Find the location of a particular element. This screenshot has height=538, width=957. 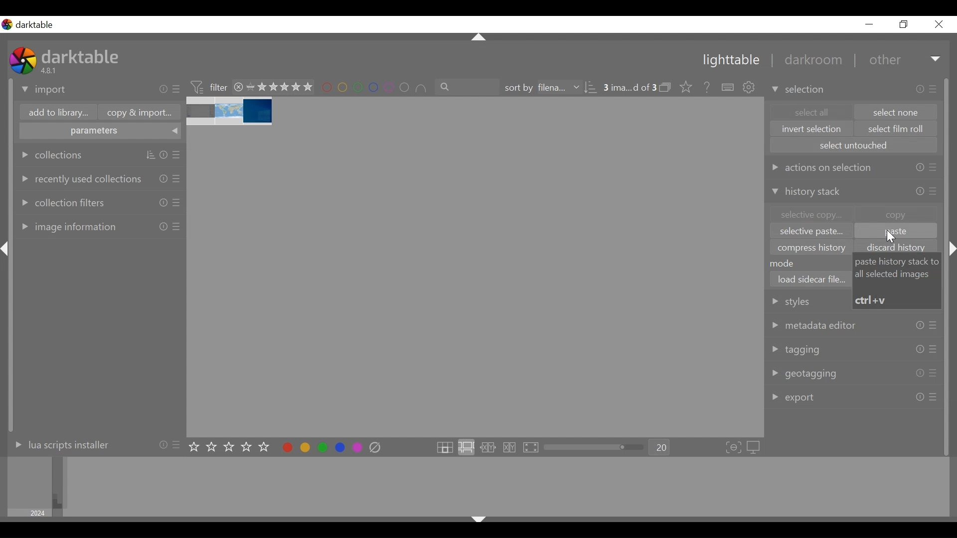

cursor is located at coordinates (892, 237).